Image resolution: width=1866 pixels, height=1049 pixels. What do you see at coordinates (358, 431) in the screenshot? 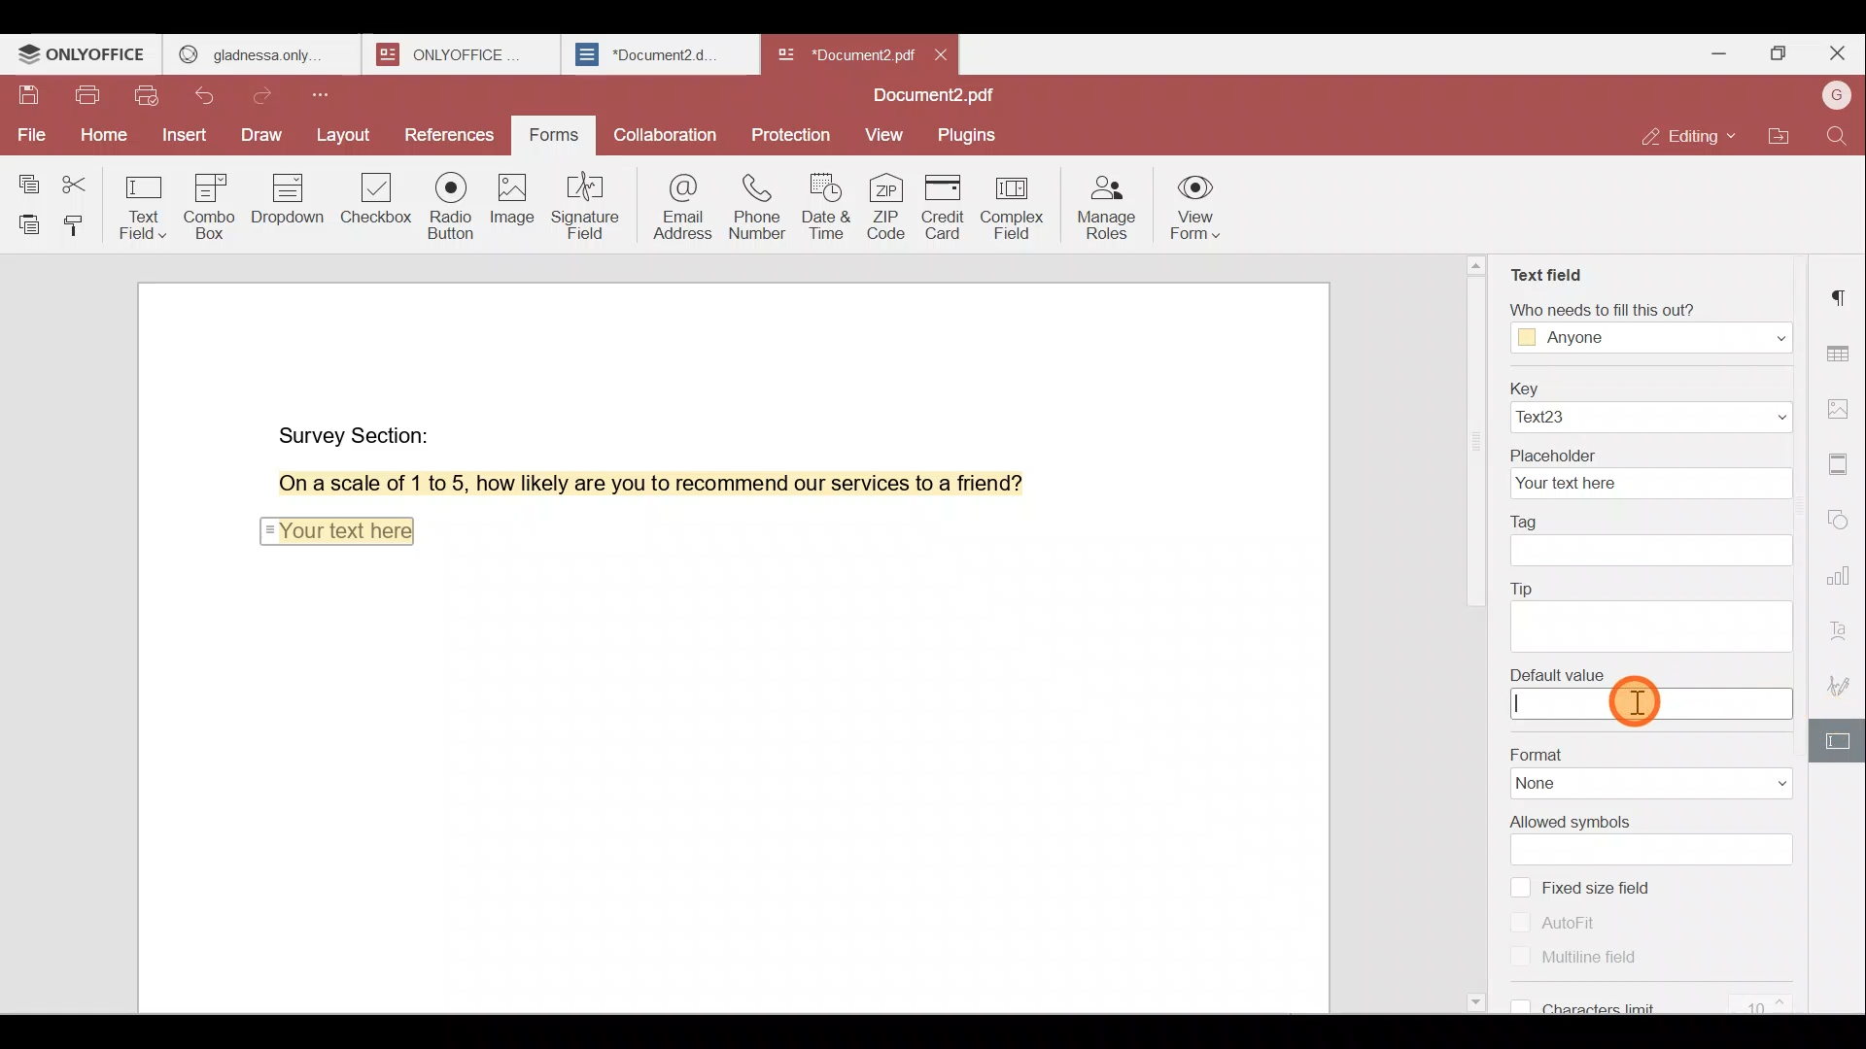
I see `Survey Section:` at bounding box center [358, 431].